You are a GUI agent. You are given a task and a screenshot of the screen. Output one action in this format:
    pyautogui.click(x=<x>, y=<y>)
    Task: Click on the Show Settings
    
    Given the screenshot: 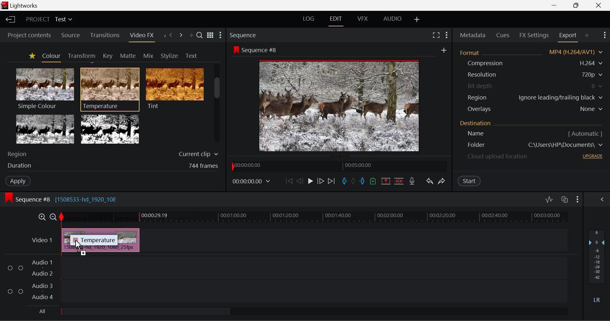 What is the action you would take?
    pyautogui.click(x=446, y=36)
    